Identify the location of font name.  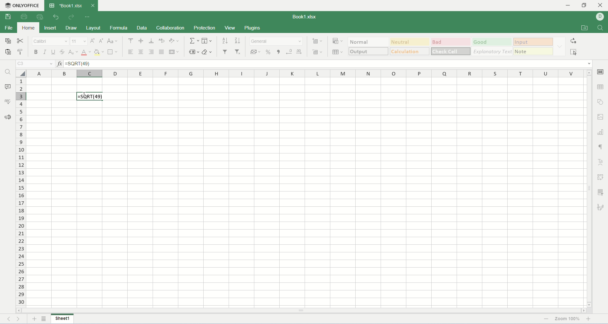
(50, 42).